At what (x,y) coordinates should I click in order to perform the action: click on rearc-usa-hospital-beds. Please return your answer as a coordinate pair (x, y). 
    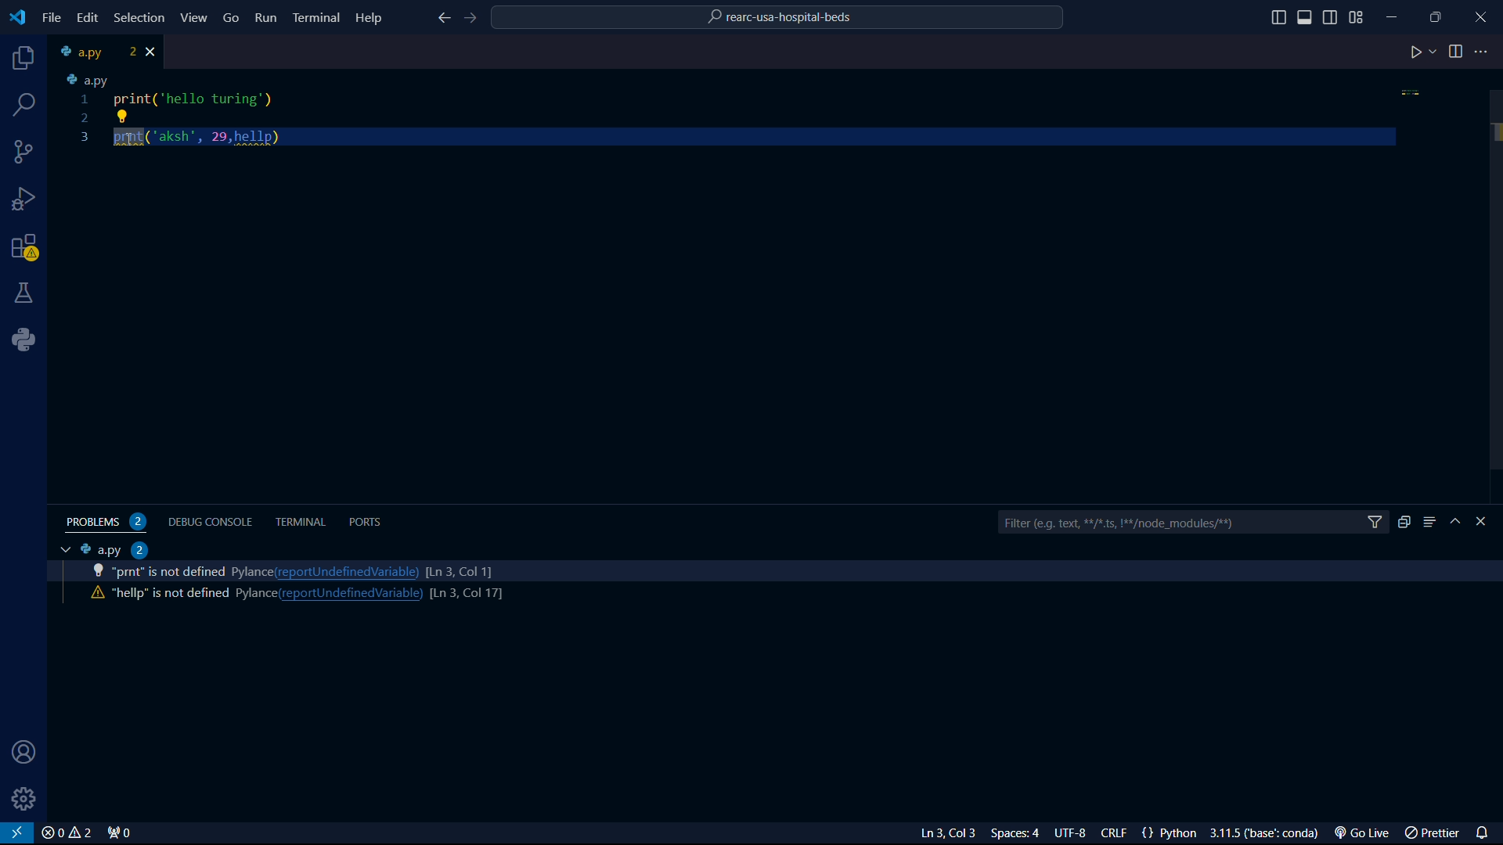
    Looking at the image, I should click on (779, 20).